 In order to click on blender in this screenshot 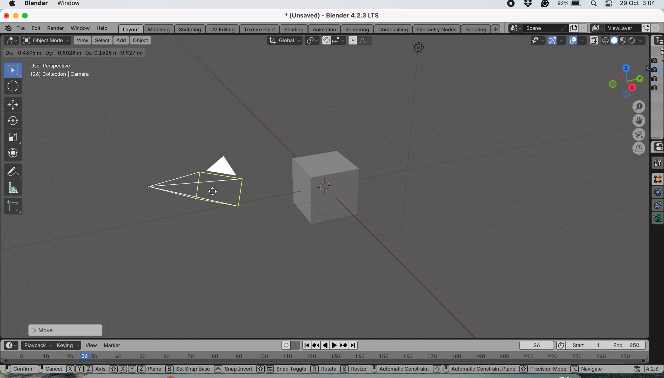, I will do `click(36, 4)`.